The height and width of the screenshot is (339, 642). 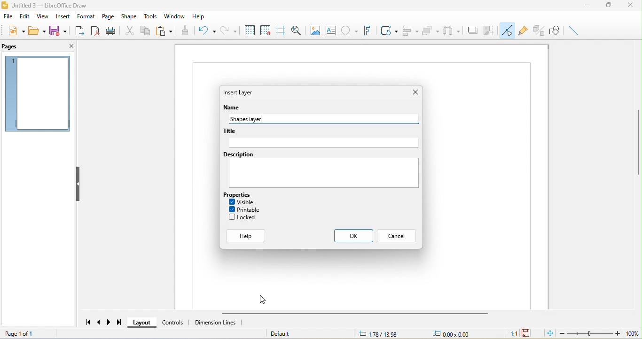 What do you see at coordinates (431, 30) in the screenshot?
I see `arrange` at bounding box center [431, 30].